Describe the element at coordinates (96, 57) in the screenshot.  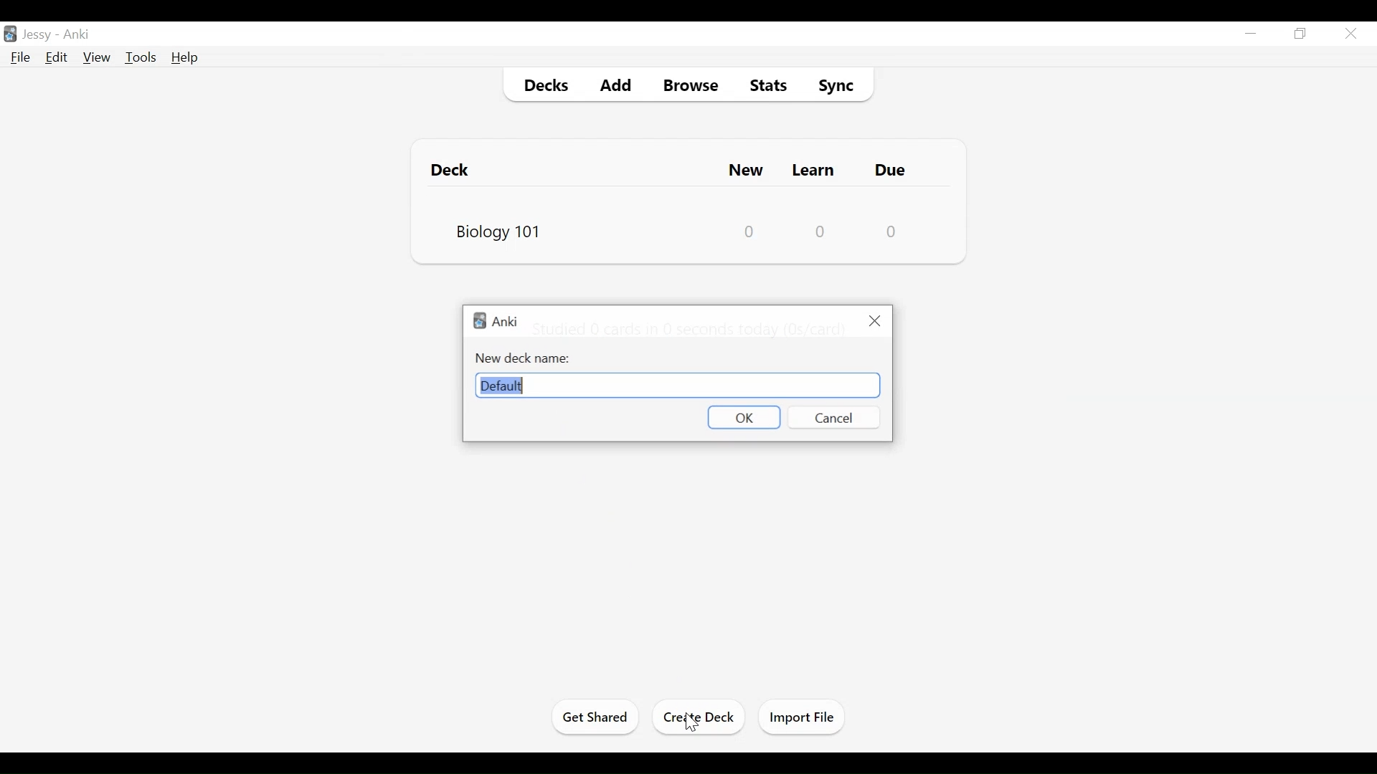
I see `View` at that location.